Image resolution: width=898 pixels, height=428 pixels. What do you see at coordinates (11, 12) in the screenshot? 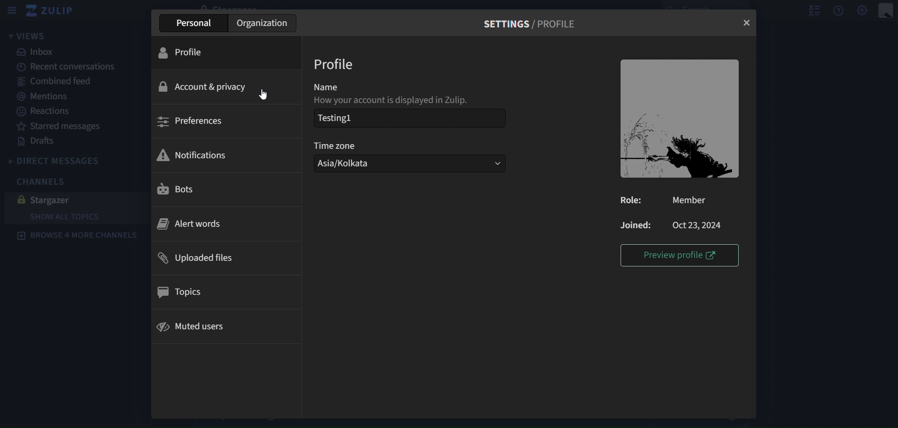
I see `sidebar` at bounding box center [11, 12].